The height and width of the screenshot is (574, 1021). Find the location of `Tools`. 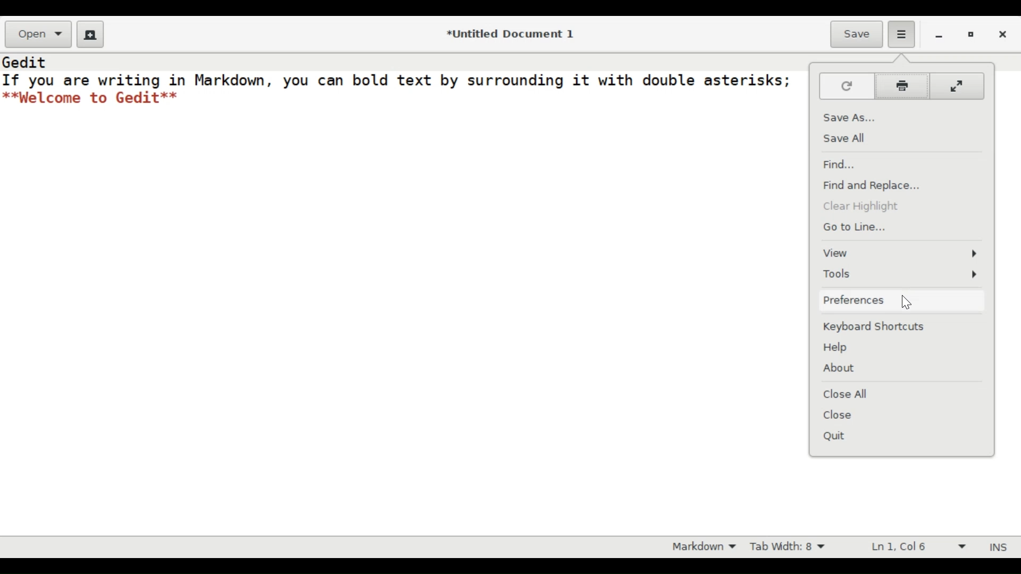

Tools is located at coordinates (901, 274).